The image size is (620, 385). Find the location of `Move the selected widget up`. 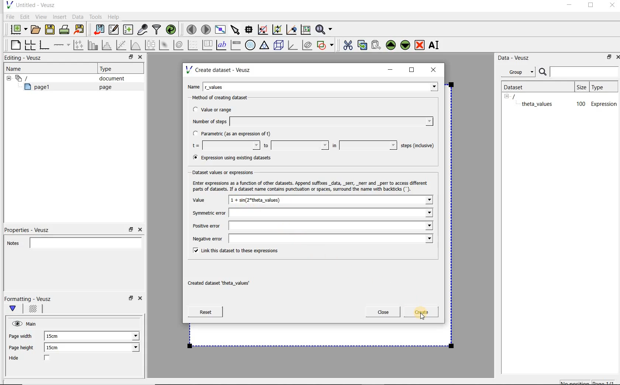

Move the selected widget up is located at coordinates (391, 45).